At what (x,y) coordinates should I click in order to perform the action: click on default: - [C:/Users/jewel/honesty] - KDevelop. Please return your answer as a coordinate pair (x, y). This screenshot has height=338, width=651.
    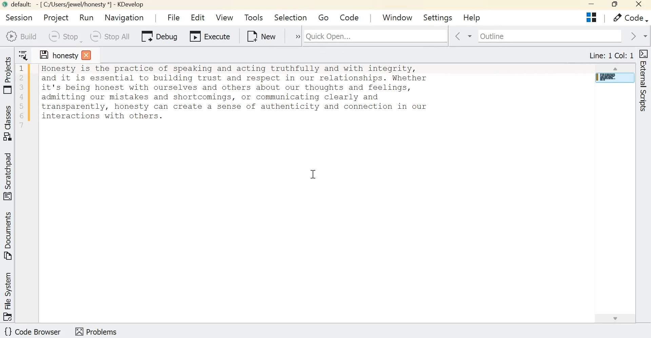
    Looking at the image, I should click on (75, 5).